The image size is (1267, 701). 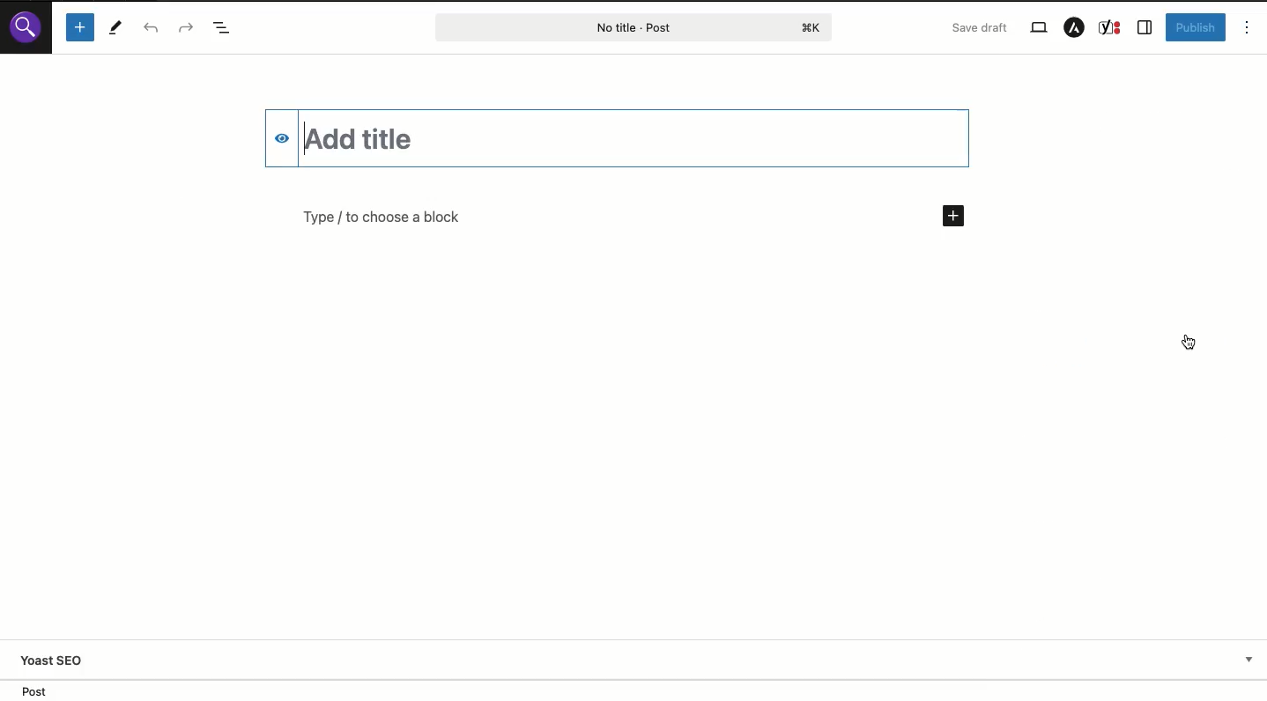 I want to click on Redo, so click(x=187, y=28).